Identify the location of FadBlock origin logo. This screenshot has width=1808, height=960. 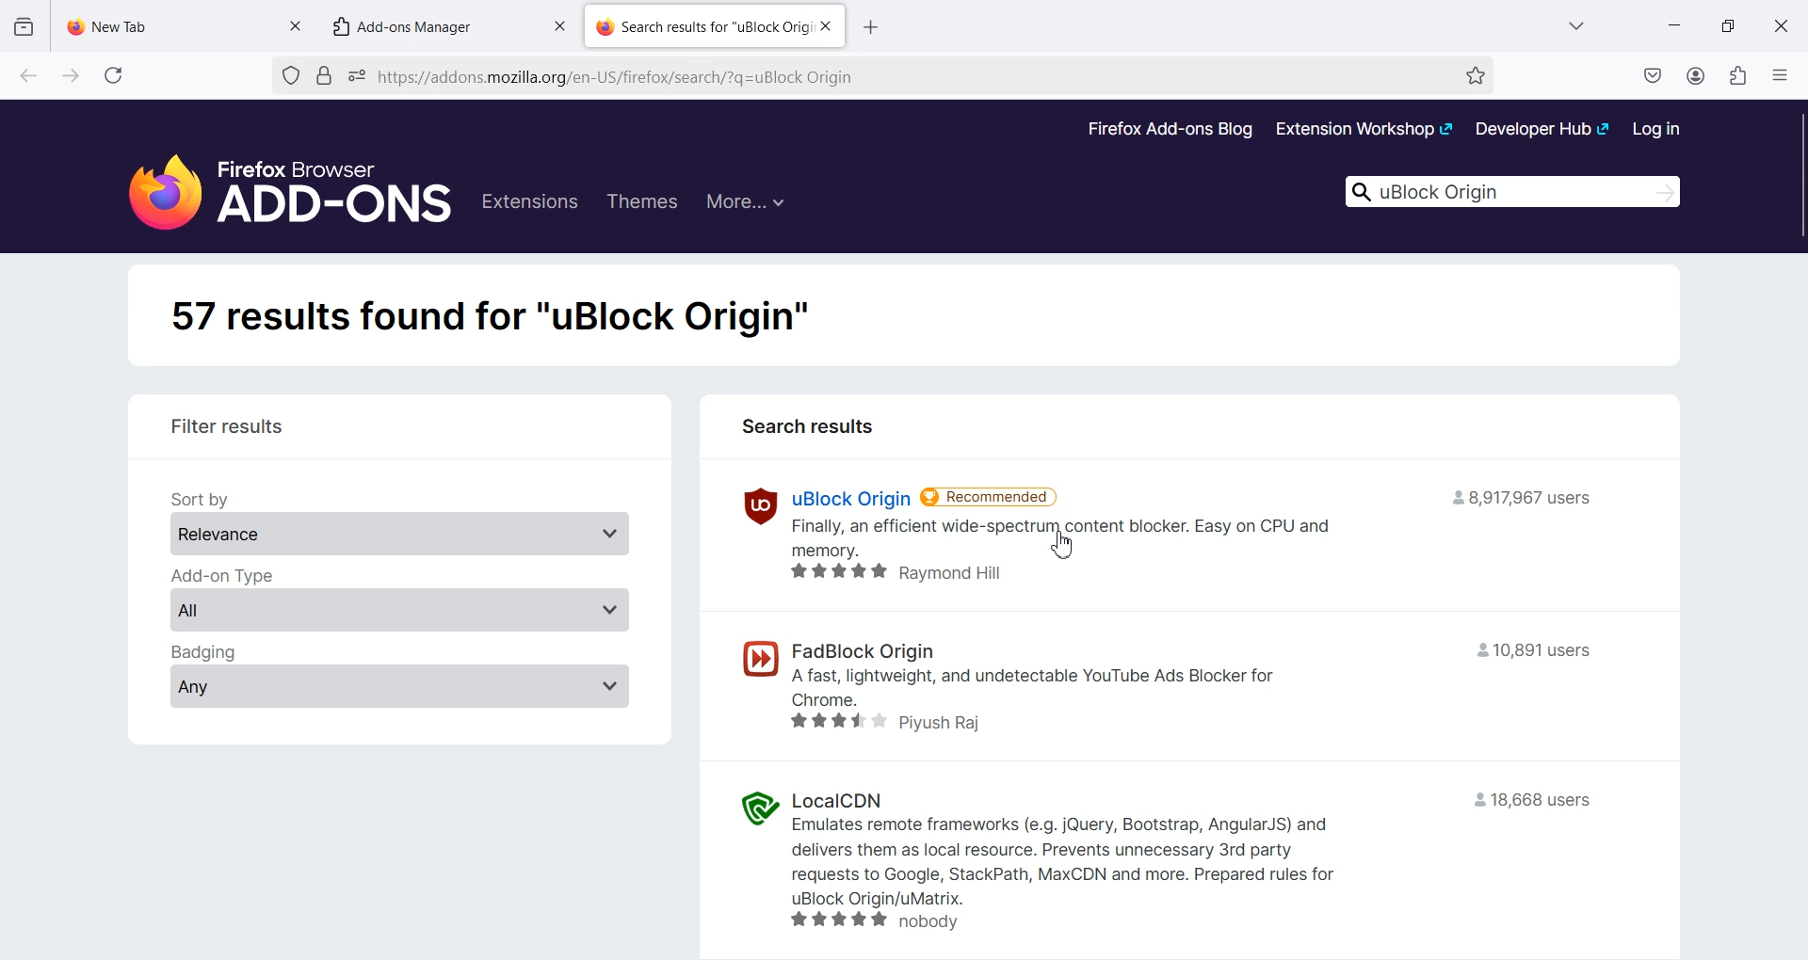
(755, 659).